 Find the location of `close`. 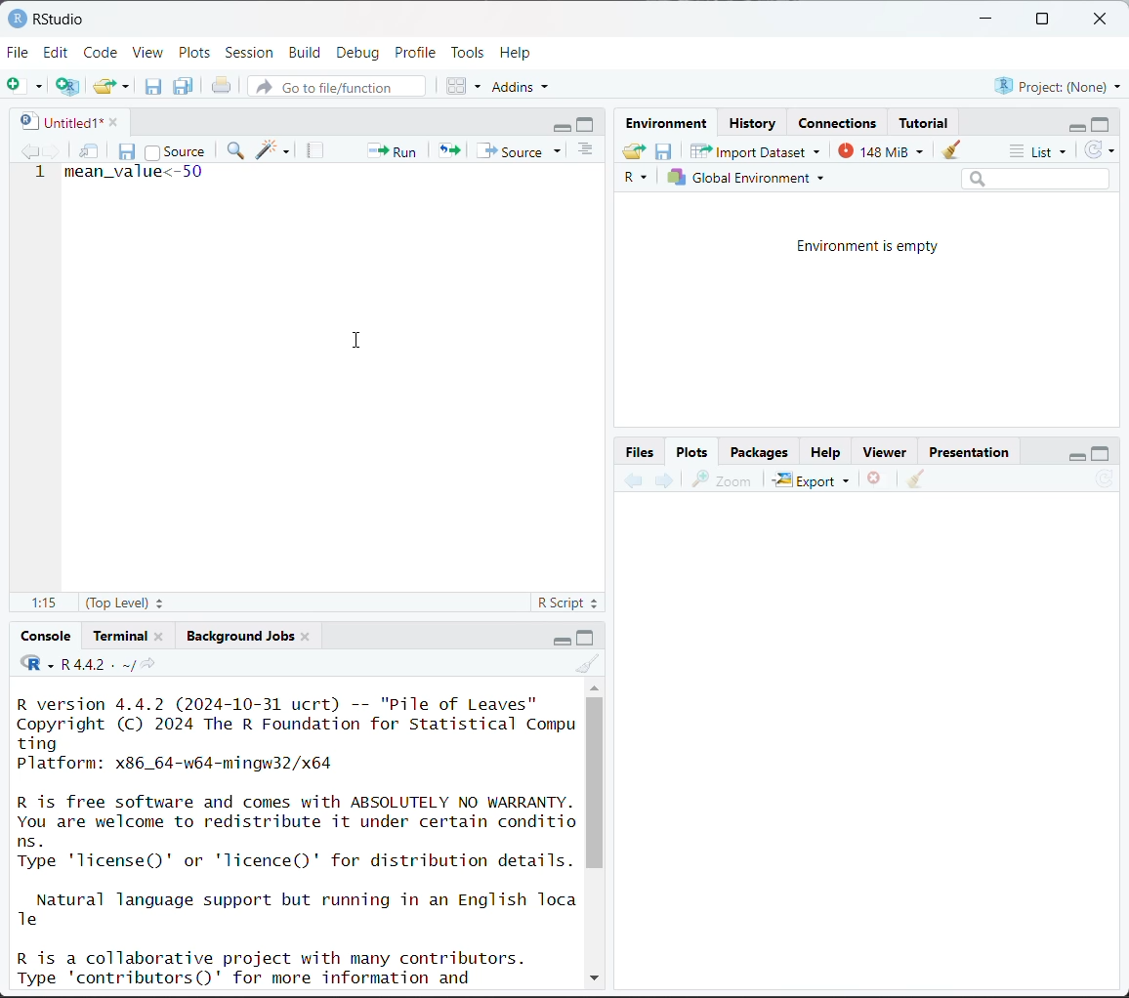

close is located at coordinates (1104, 20).